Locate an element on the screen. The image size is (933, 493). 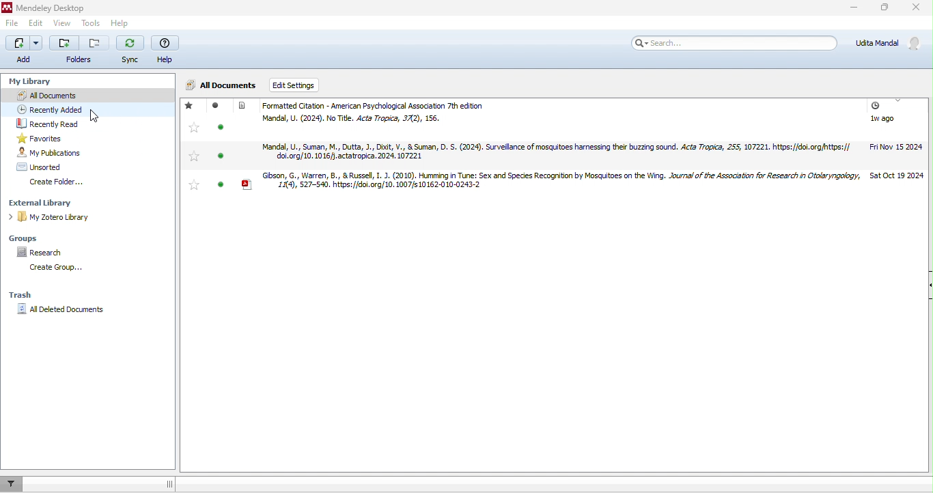
search is located at coordinates (736, 42).